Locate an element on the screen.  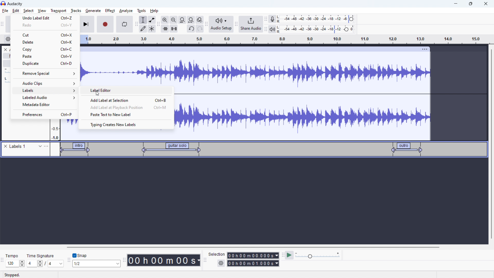
audio waveform is located at coordinates (303, 114).